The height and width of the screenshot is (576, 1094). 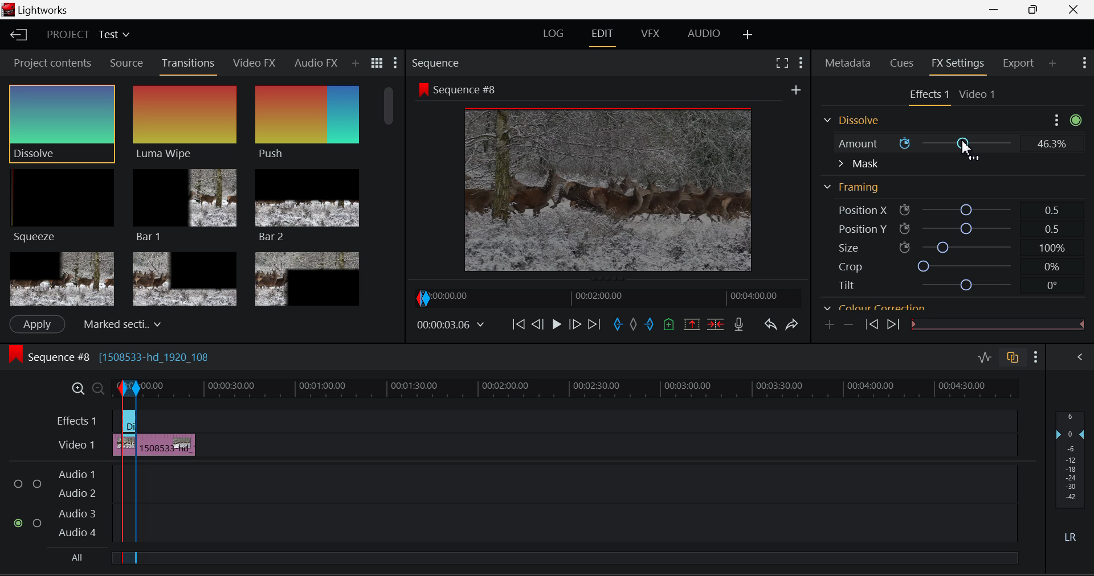 What do you see at coordinates (1014, 359) in the screenshot?
I see `Toggle Audio Track Sync` at bounding box center [1014, 359].